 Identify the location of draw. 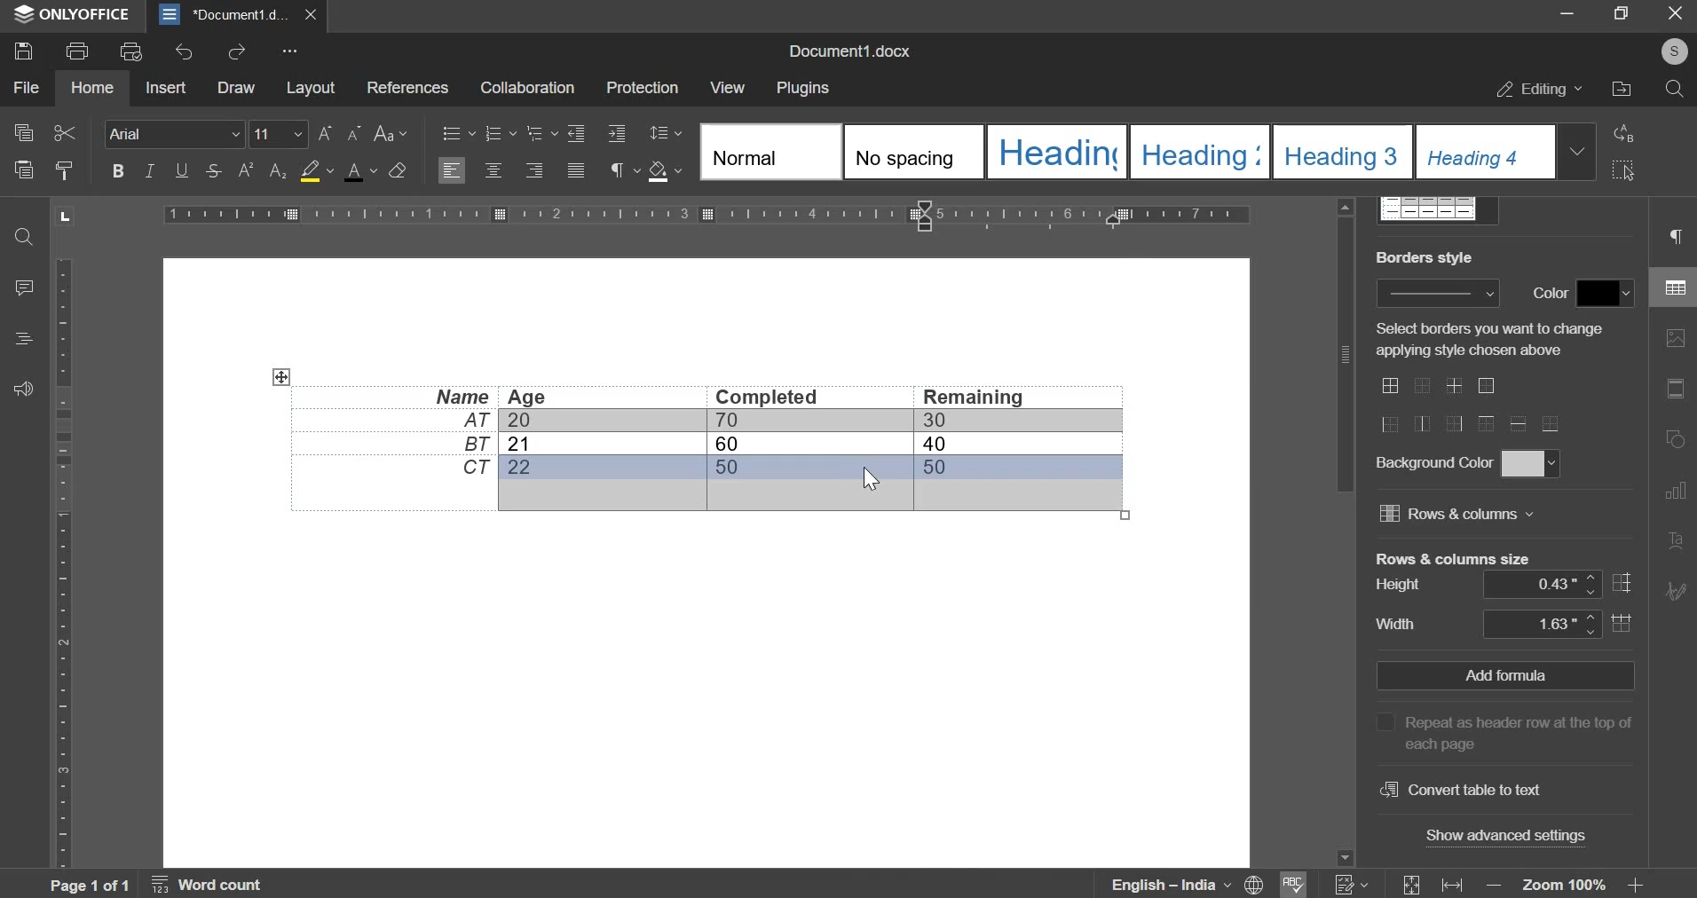
(235, 87).